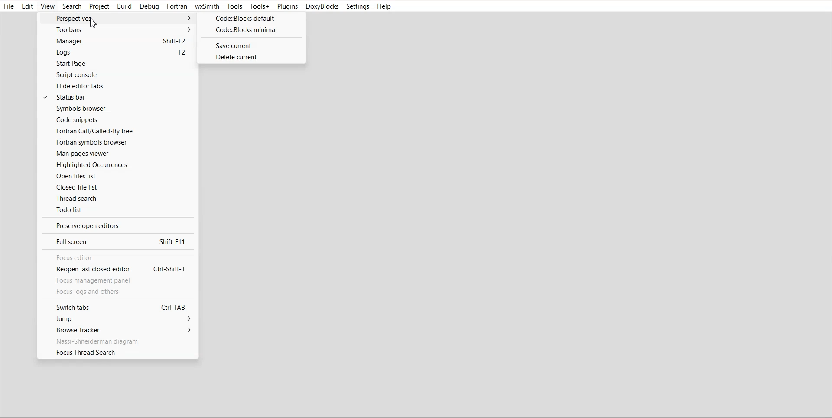  I want to click on Nassi-Shneiderman diagram, so click(117, 341).